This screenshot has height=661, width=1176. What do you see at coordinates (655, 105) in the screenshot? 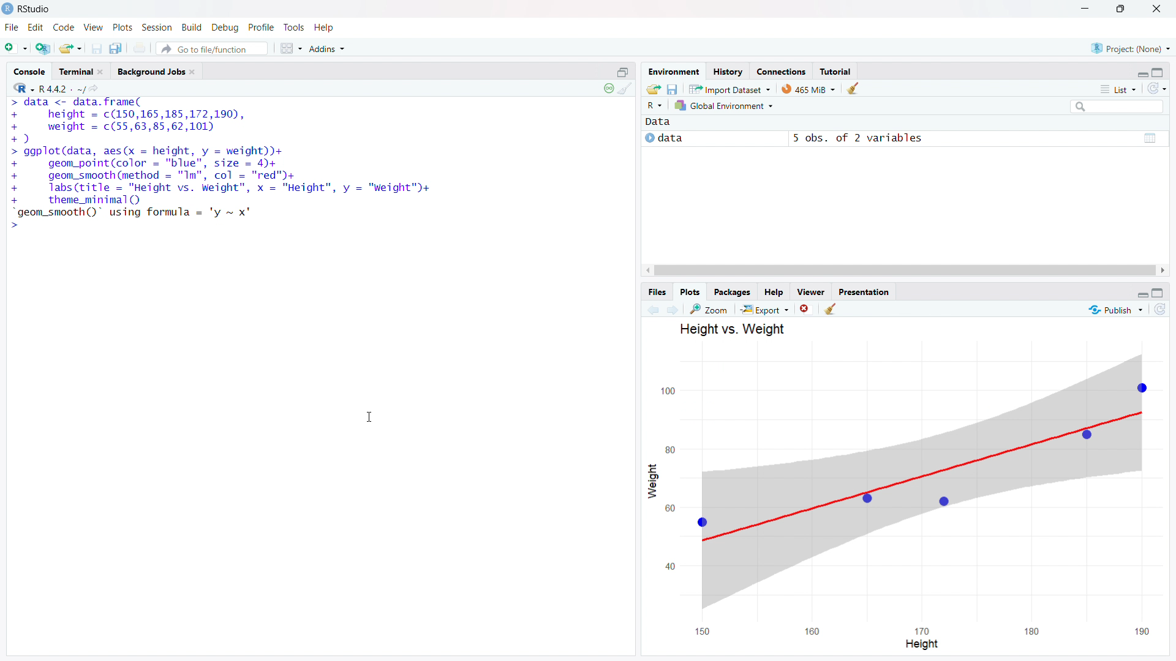
I see `select programming langugae` at bounding box center [655, 105].